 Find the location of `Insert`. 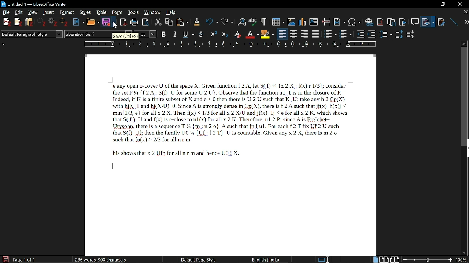

Insert is located at coordinates (48, 12).